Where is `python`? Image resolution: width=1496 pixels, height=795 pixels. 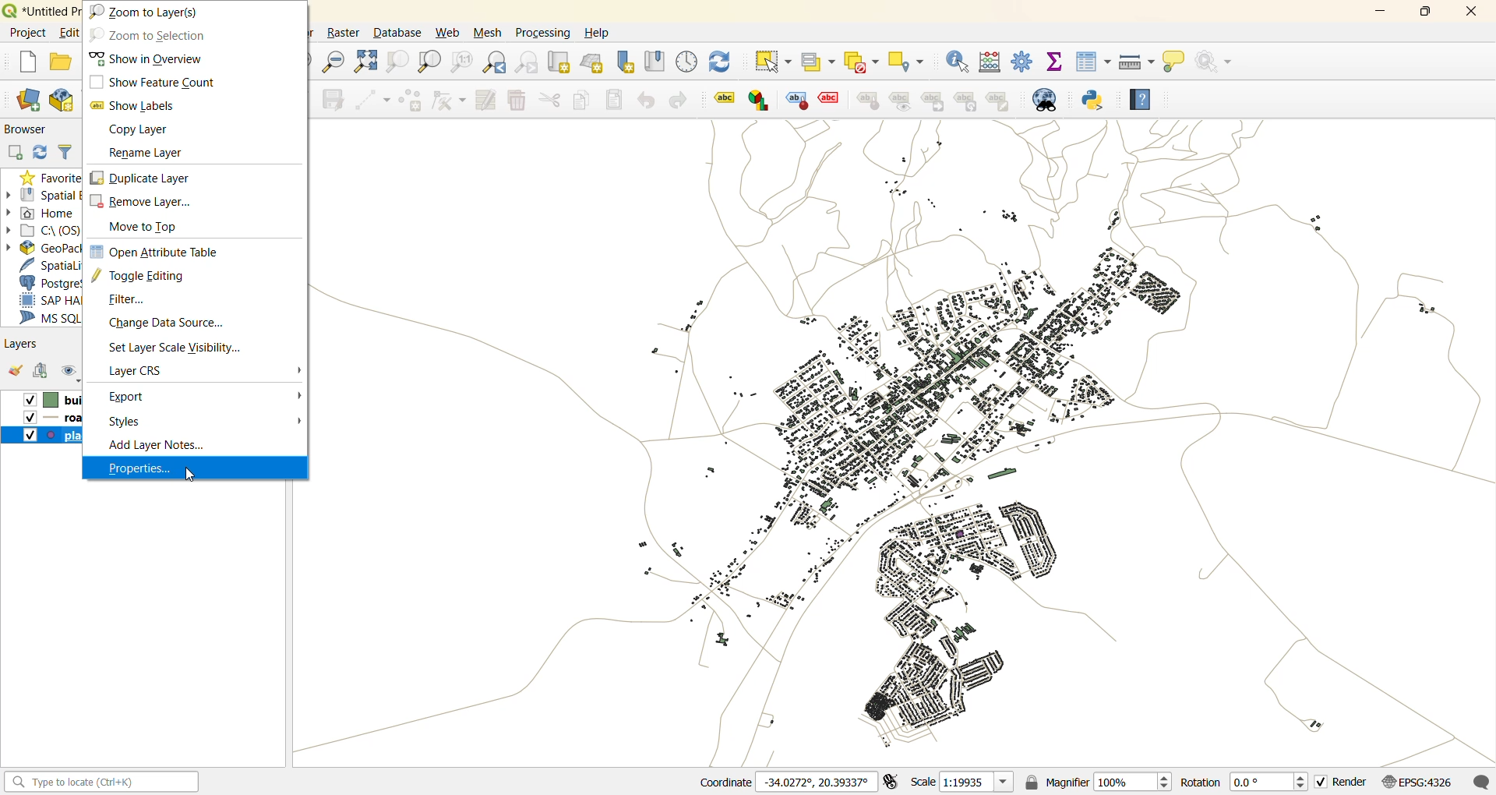 python is located at coordinates (1093, 100).